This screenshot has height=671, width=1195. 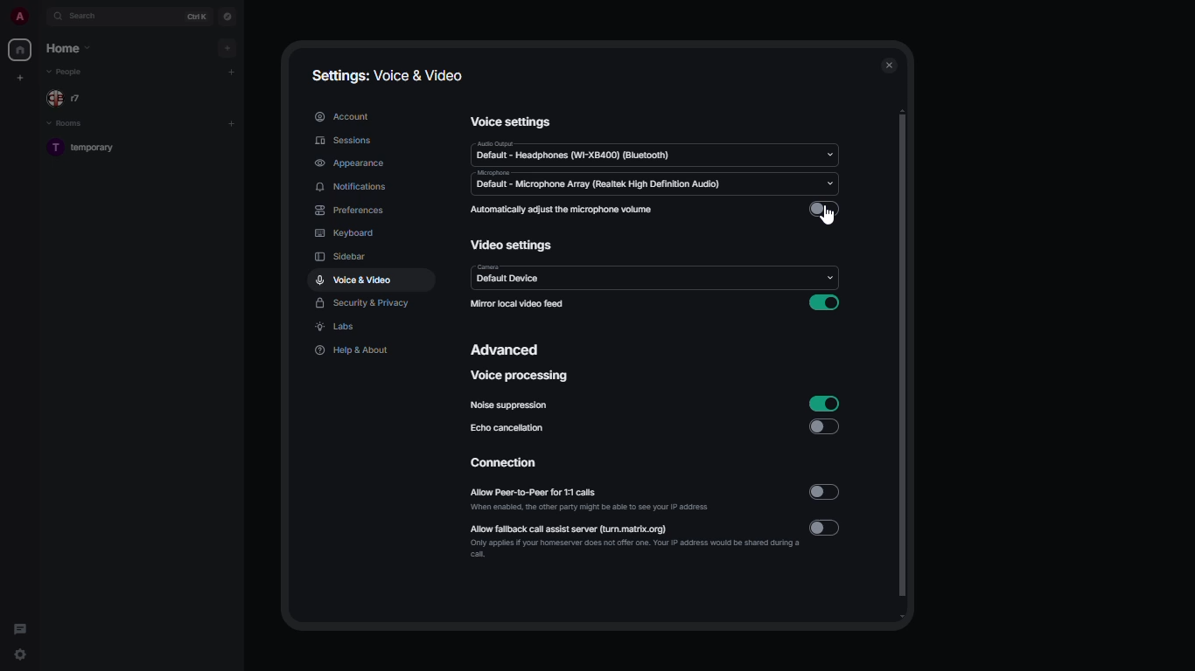 I want to click on drop down, so click(x=828, y=156).